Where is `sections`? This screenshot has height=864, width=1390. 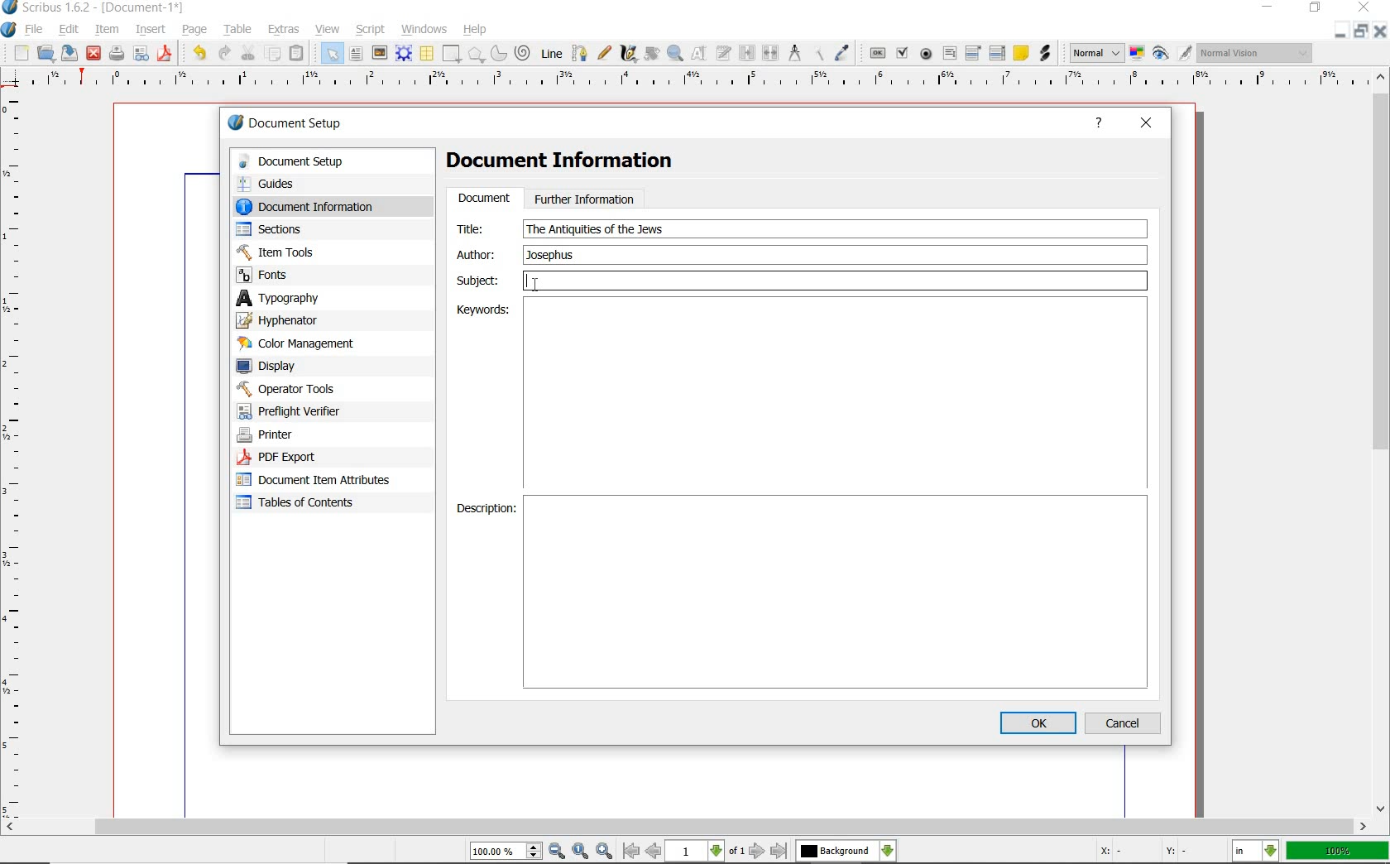 sections is located at coordinates (305, 229).